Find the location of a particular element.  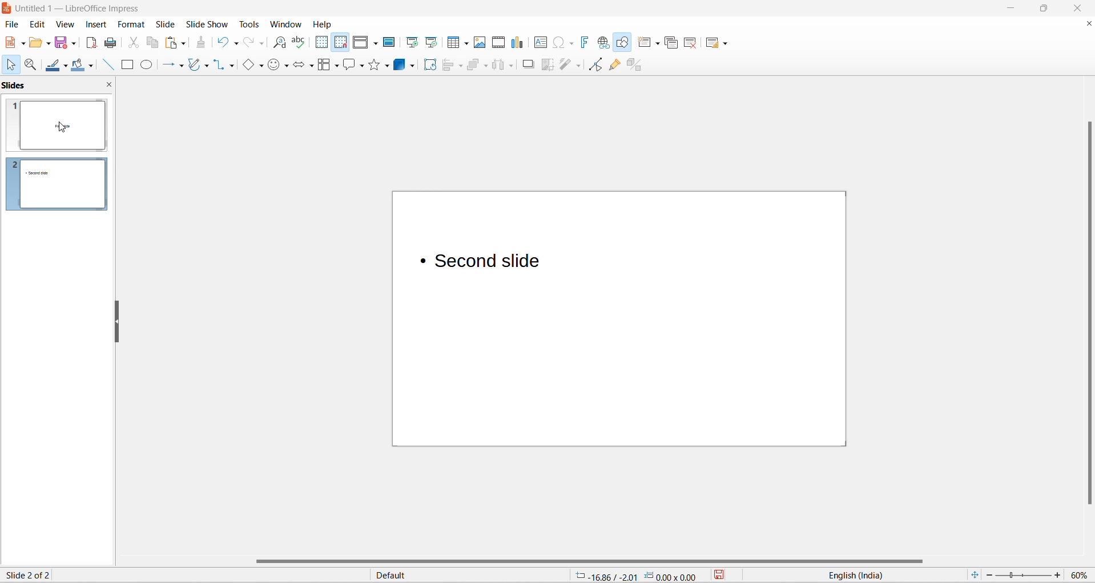

duplicate slide  is located at coordinates (672, 44).